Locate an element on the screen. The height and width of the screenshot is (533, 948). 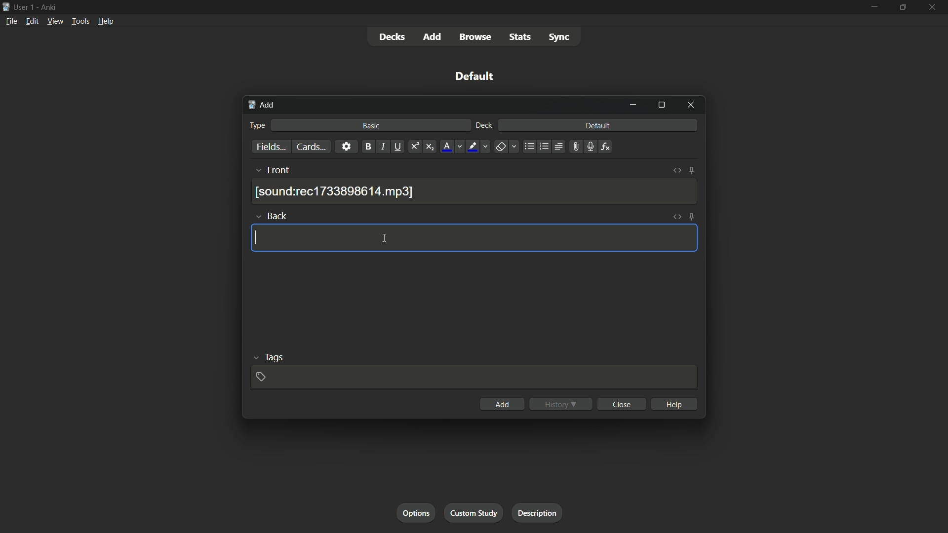
default is located at coordinates (597, 126).